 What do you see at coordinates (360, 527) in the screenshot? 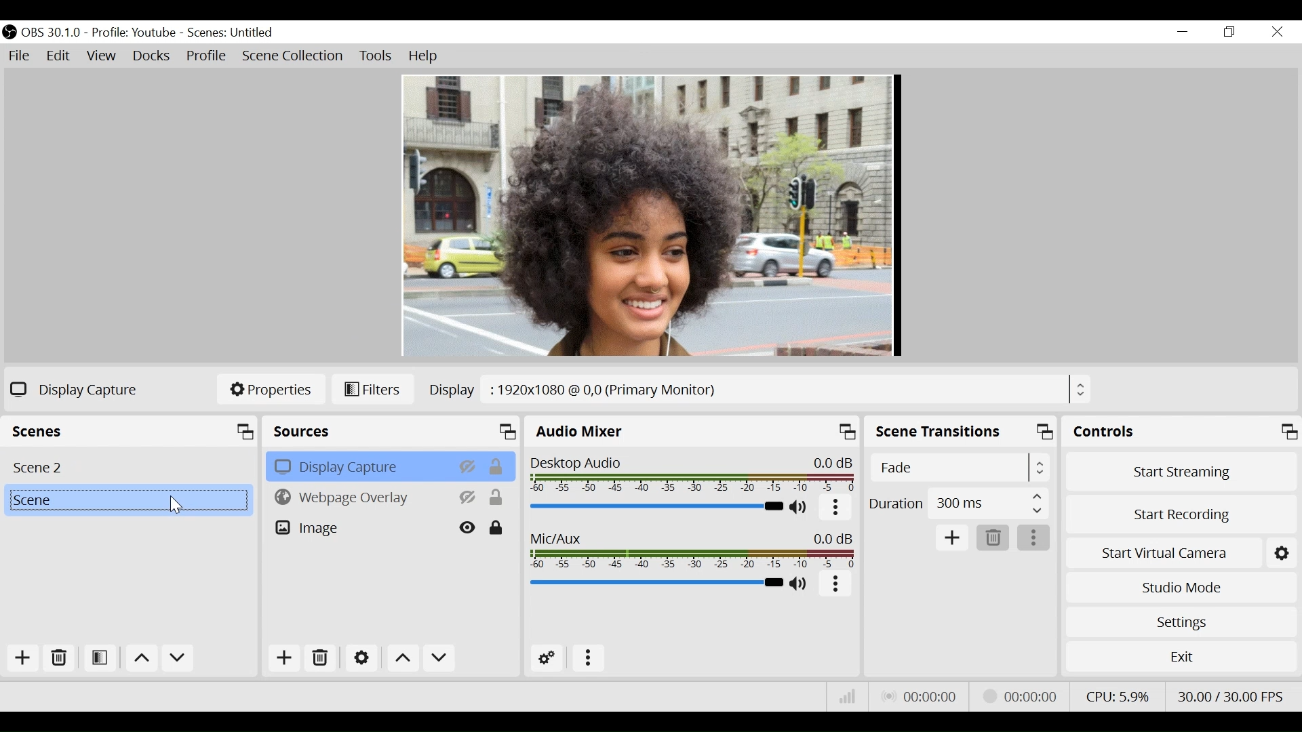
I see `Image` at bounding box center [360, 527].